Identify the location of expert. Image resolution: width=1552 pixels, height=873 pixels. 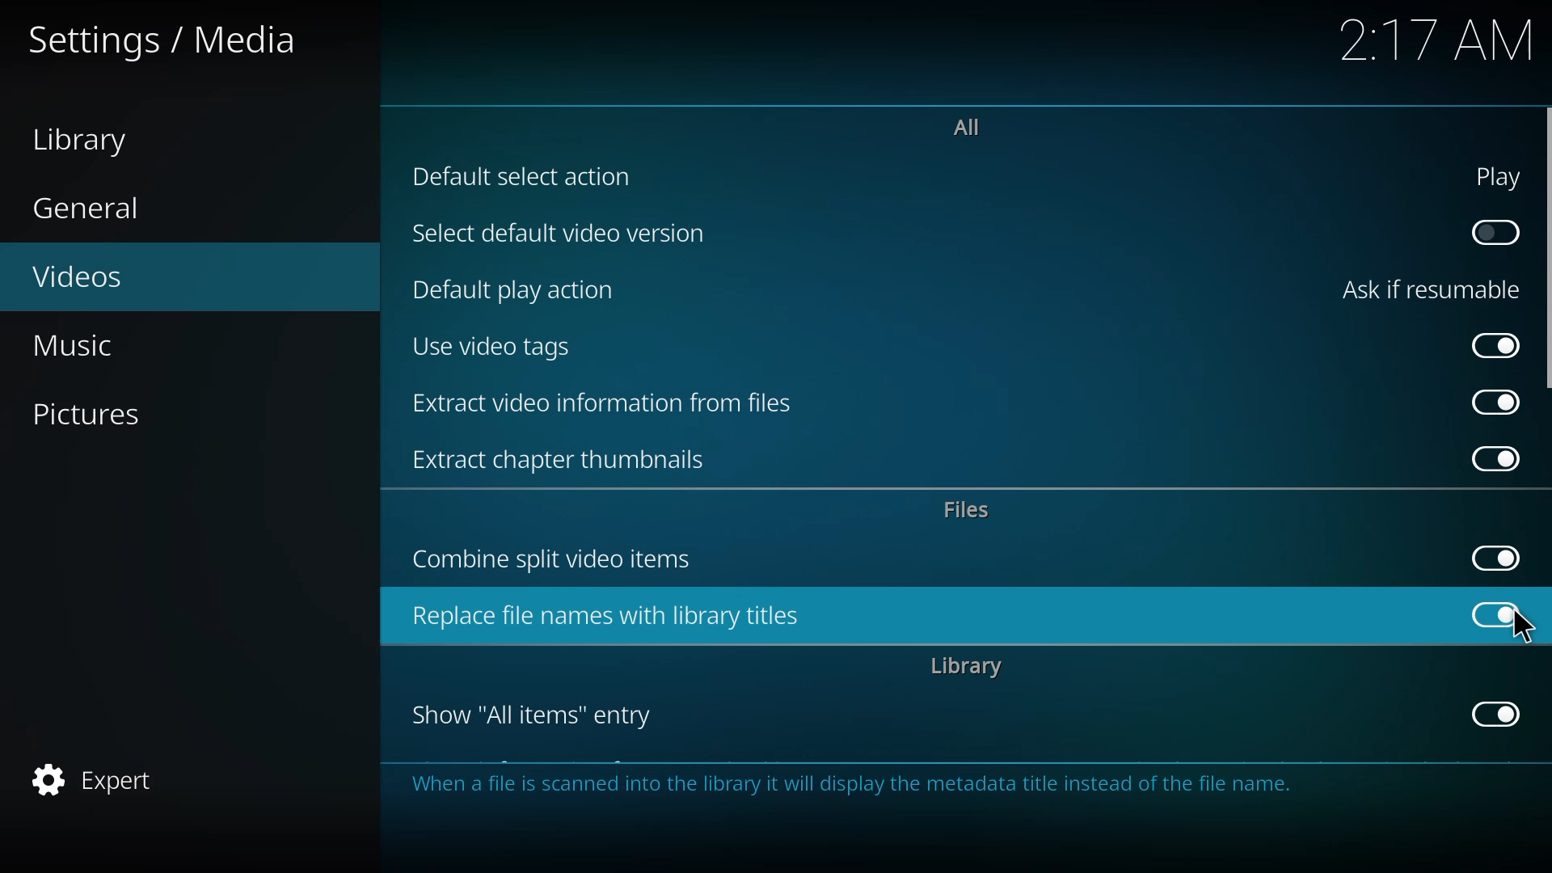
(97, 775).